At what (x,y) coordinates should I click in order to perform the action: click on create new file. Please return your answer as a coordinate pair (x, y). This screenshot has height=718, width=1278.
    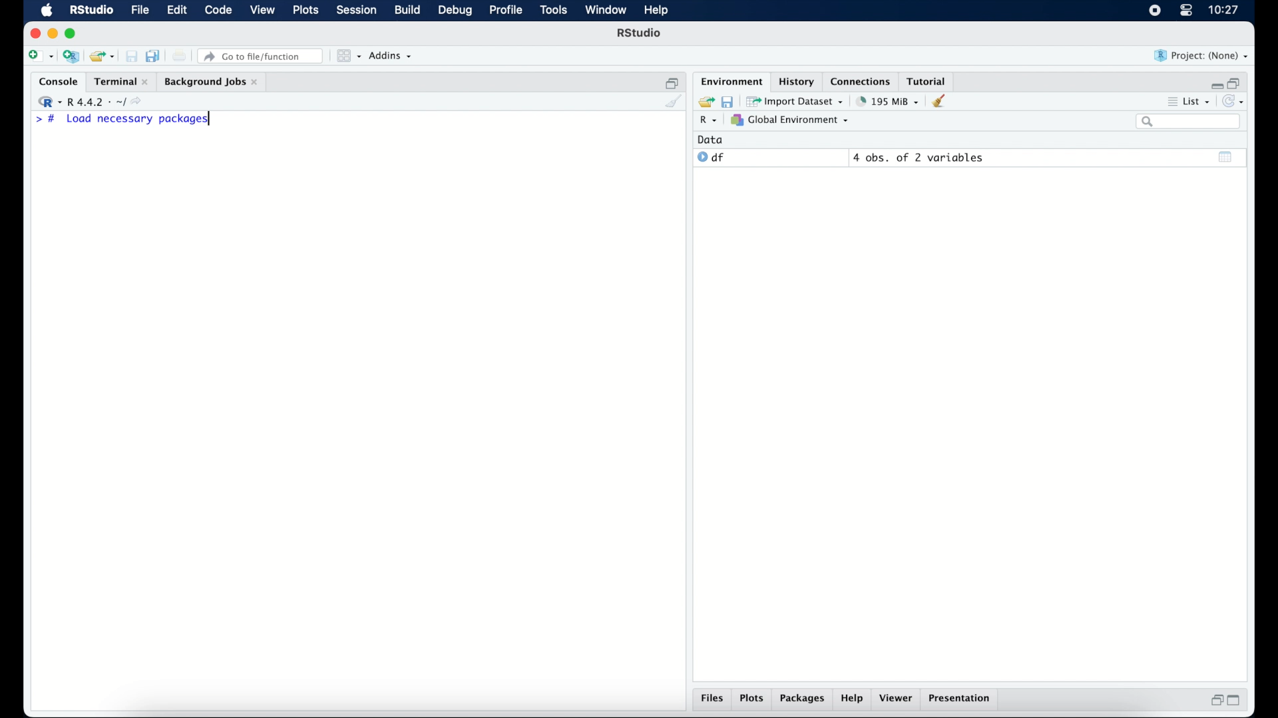
    Looking at the image, I should click on (40, 57).